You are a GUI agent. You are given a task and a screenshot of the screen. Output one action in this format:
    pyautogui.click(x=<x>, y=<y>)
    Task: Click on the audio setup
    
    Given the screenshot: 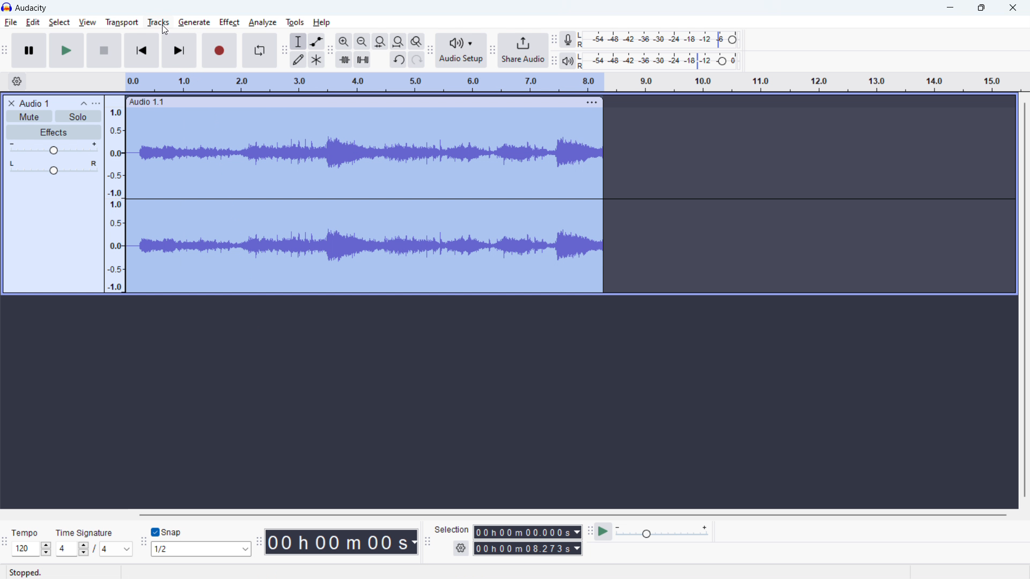 What is the action you would take?
    pyautogui.click(x=462, y=51)
    